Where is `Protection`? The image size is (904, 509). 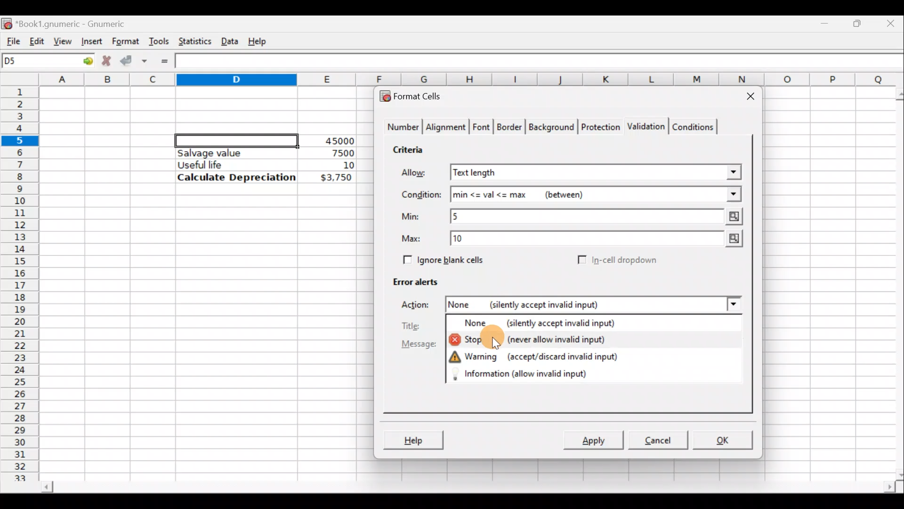 Protection is located at coordinates (598, 128).